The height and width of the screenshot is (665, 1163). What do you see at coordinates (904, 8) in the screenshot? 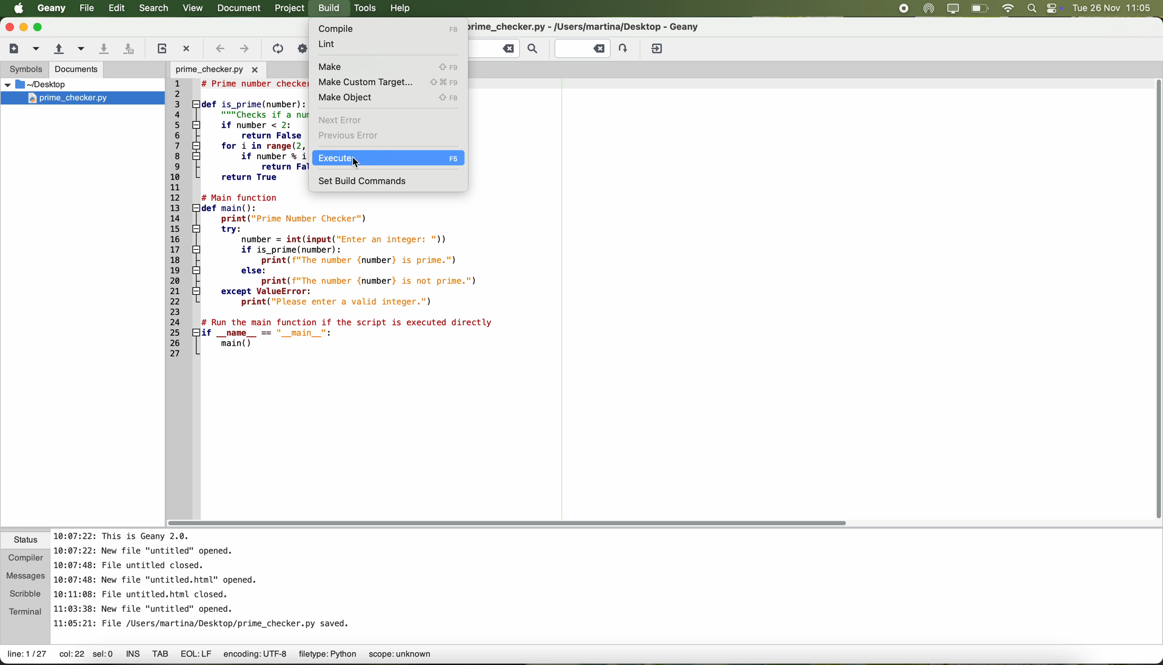
I see `stop recording` at bounding box center [904, 8].